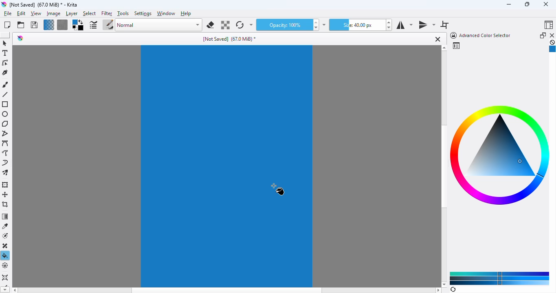 The width and height of the screenshot is (556, 293). I want to click on advanced color selector, so click(479, 35).